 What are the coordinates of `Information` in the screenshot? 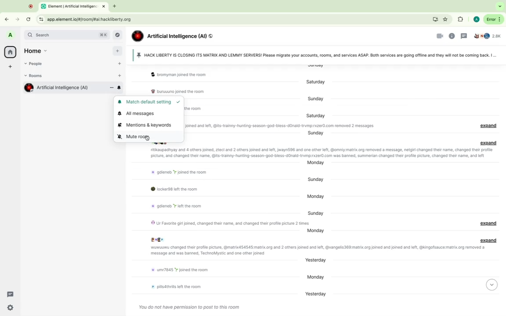 It's located at (452, 36).